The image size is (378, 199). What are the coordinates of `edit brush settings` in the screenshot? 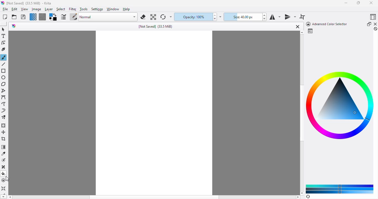 It's located at (63, 17).